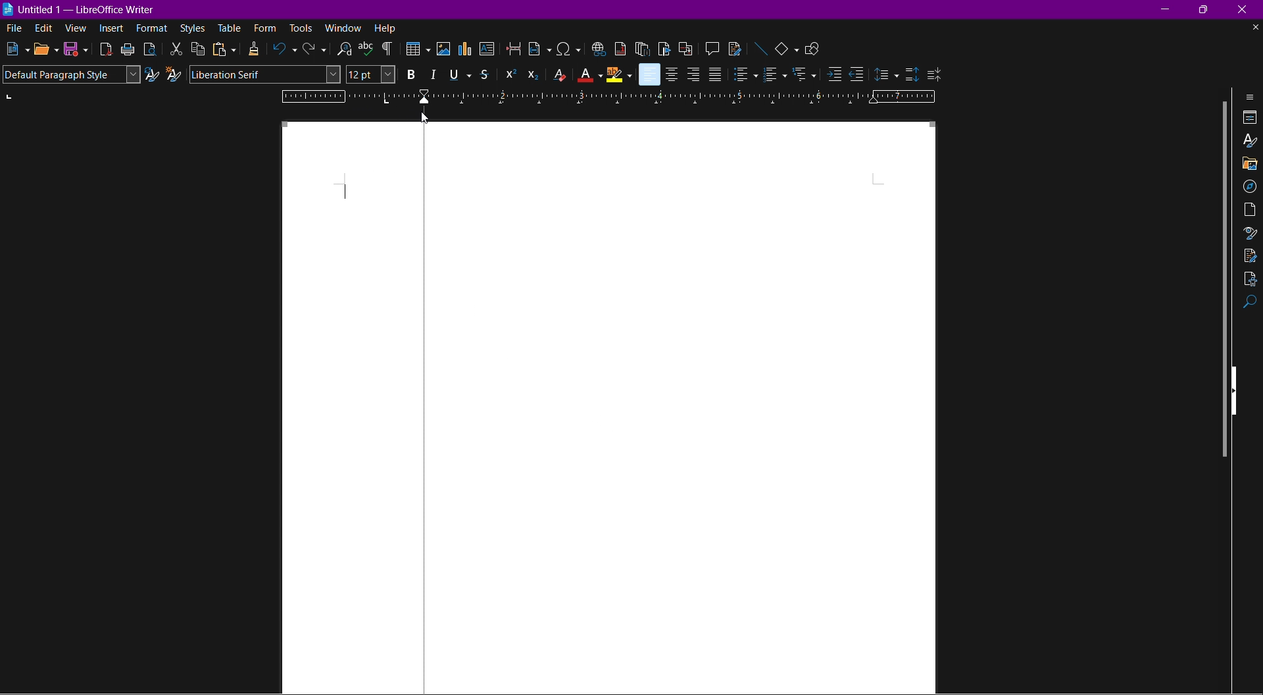 The width and height of the screenshot is (1263, 695). I want to click on edit, so click(43, 28).